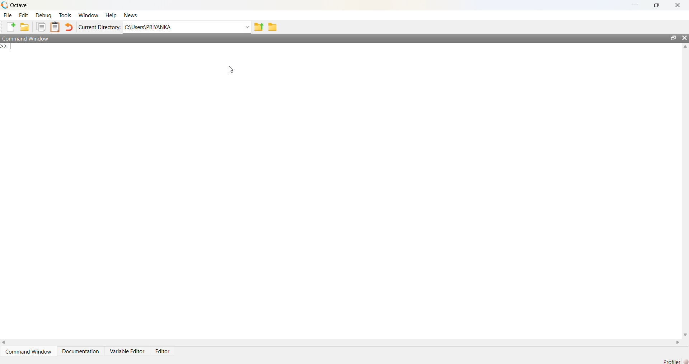 Image resolution: width=689 pixels, height=364 pixels. I want to click on Edit, so click(24, 15).